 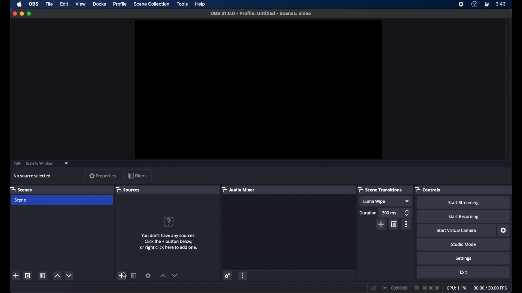 I want to click on 73%, so click(x=17, y=163).